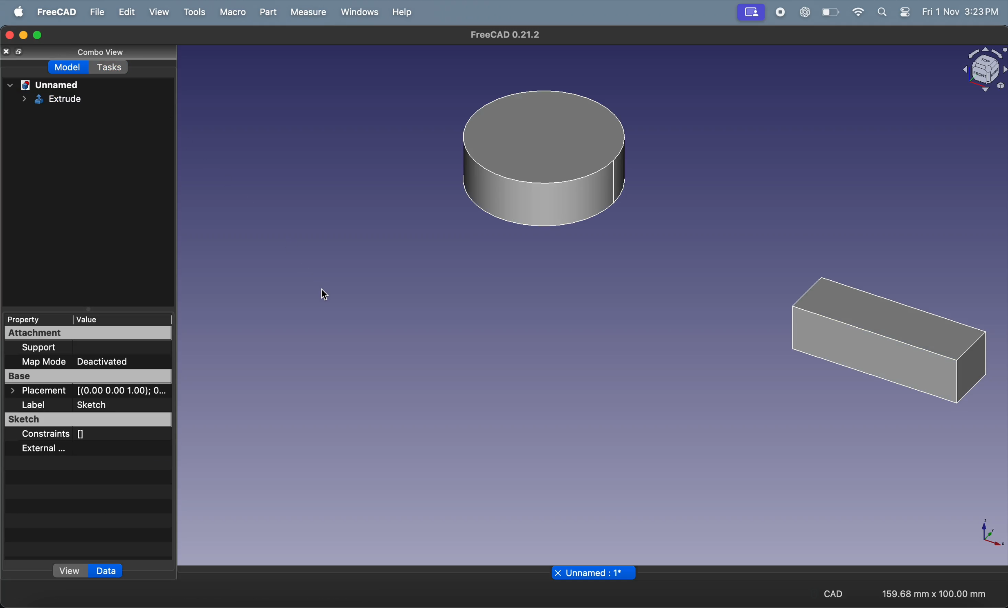  I want to click on maximize, so click(37, 35).